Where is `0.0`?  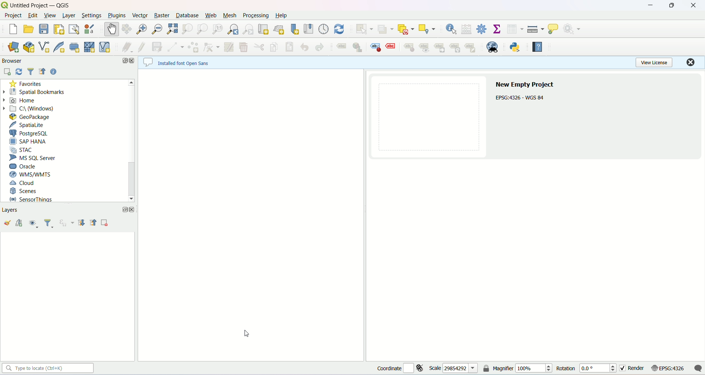 0.0 is located at coordinates (598, 369).